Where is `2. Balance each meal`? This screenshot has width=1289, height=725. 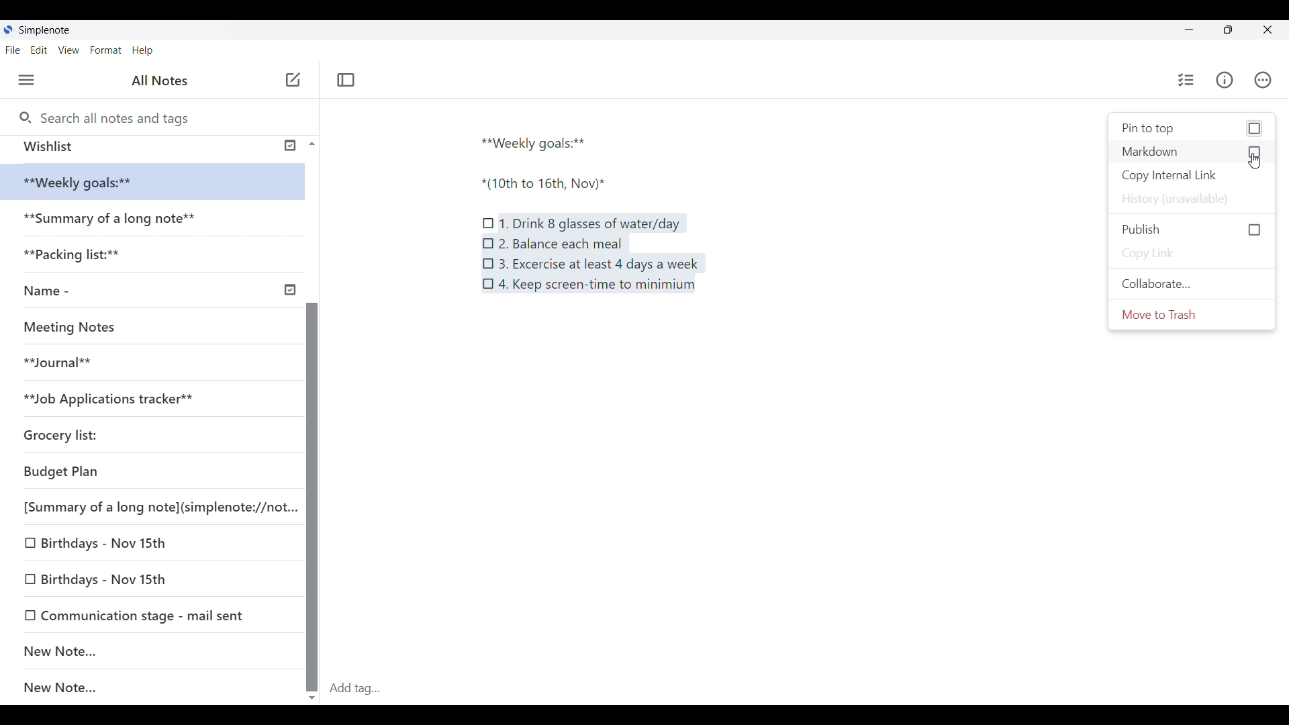
2. Balance each meal is located at coordinates (560, 243).